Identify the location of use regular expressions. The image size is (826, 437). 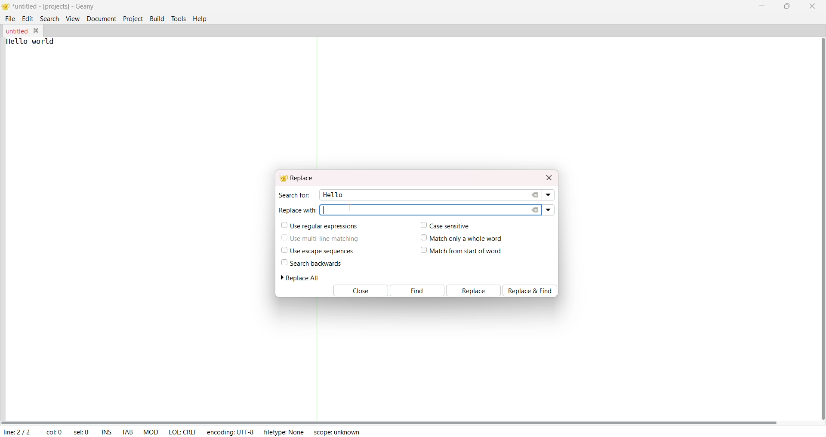
(320, 226).